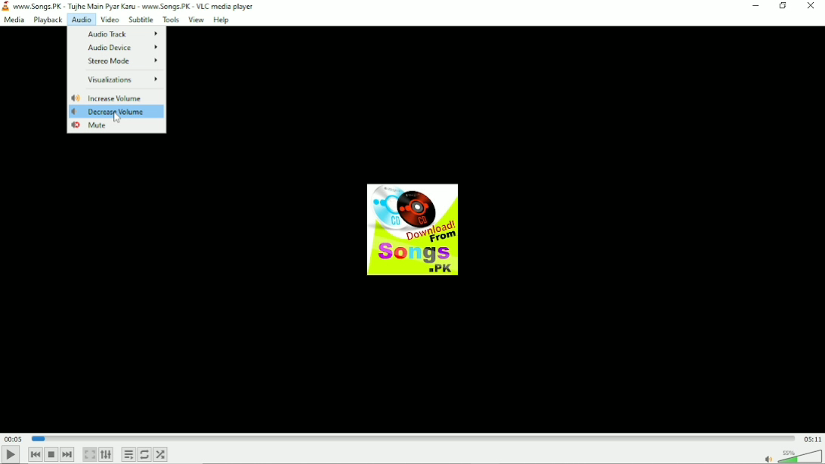 The height and width of the screenshot is (464, 825). What do you see at coordinates (110, 112) in the screenshot?
I see `Decrease volume` at bounding box center [110, 112].